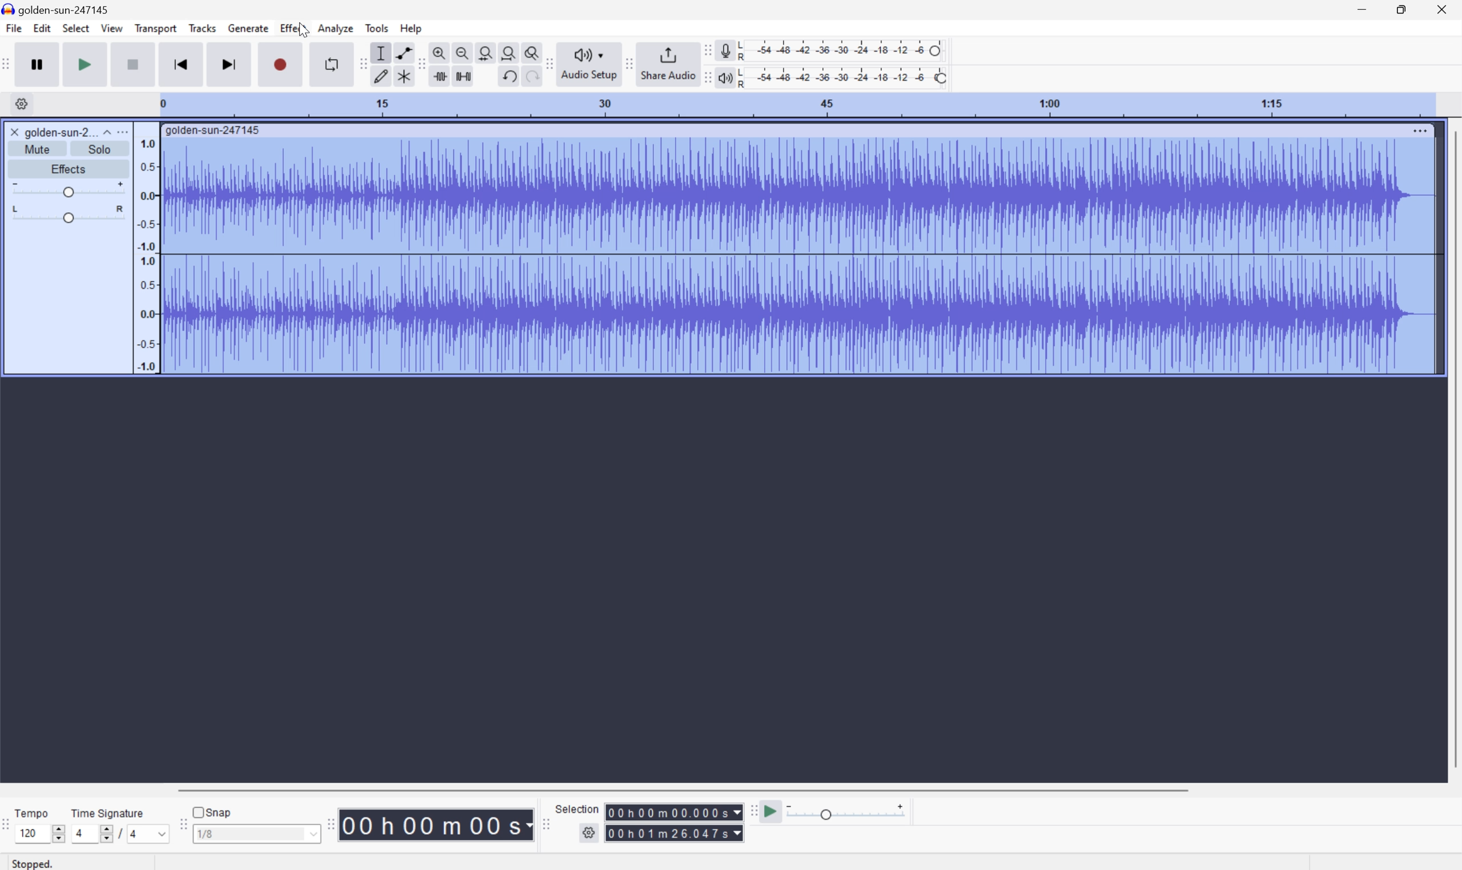  I want to click on Solo, so click(100, 149).